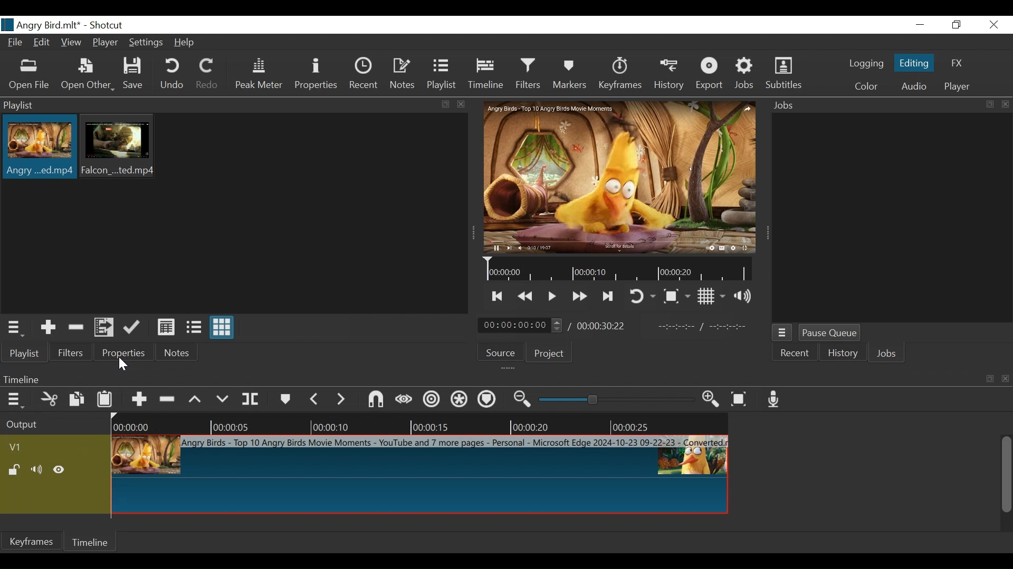 This screenshot has height=569, width=1013. I want to click on Markers, so click(571, 75).